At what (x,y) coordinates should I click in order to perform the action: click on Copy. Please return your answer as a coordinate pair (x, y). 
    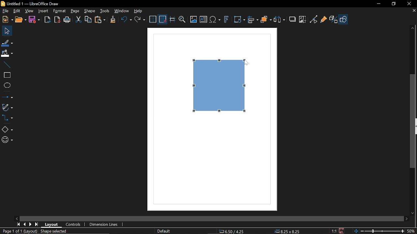
    Looking at the image, I should click on (89, 20).